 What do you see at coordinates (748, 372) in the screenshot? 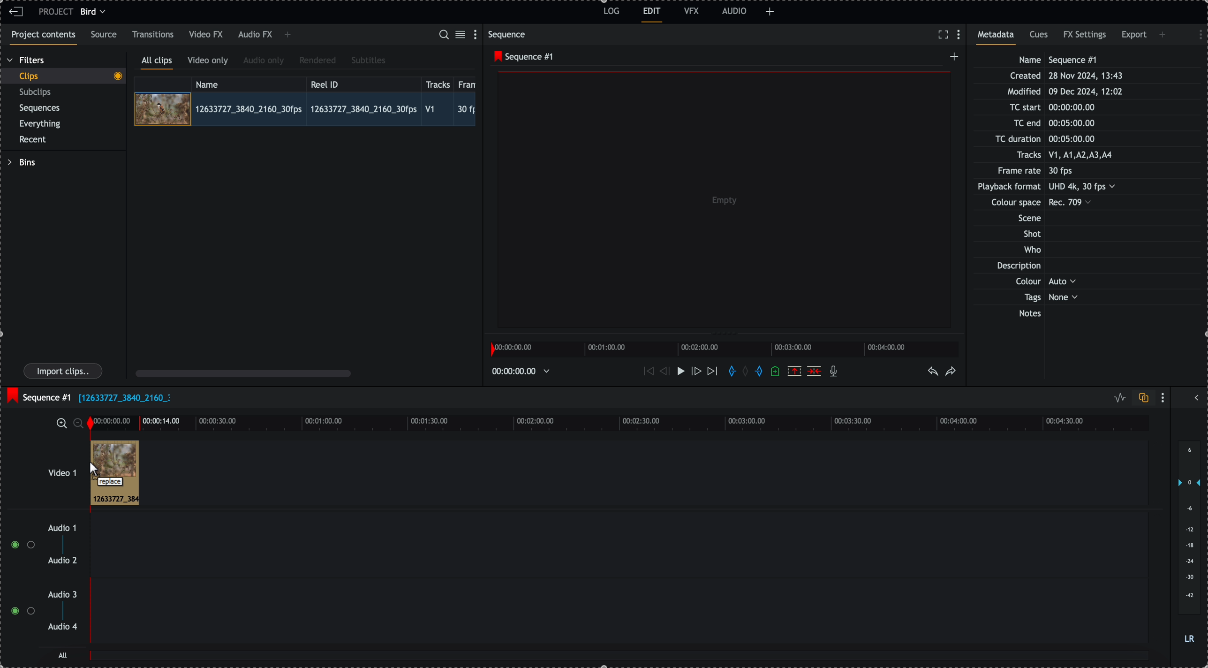
I see `clear marks` at bounding box center [748, 372].